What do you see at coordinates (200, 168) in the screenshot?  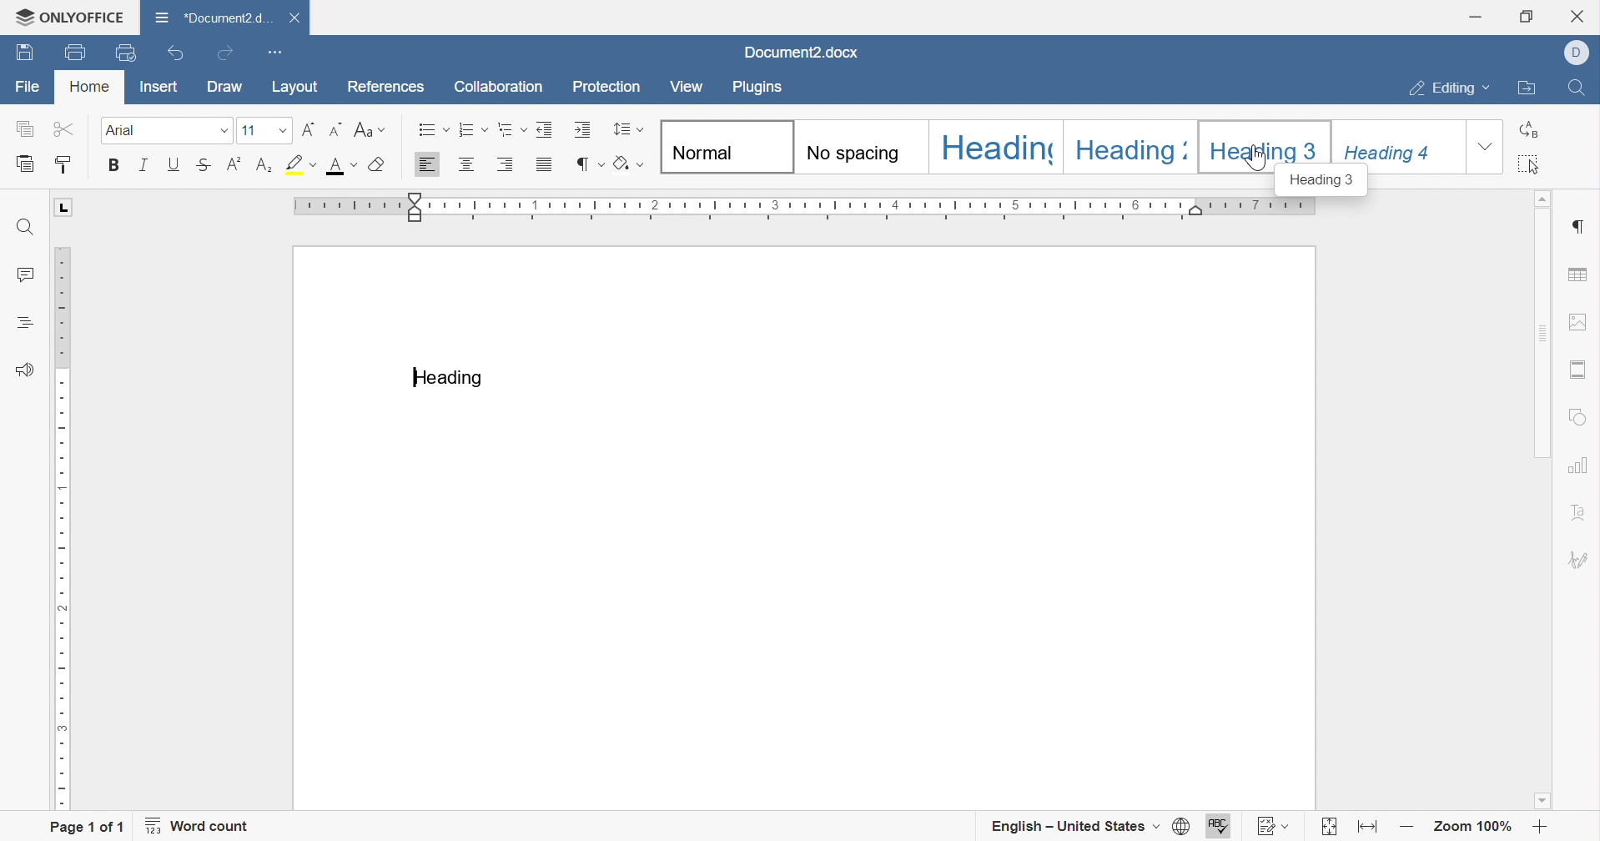 I see `Strikethrough` at bounding box center [200, 168].